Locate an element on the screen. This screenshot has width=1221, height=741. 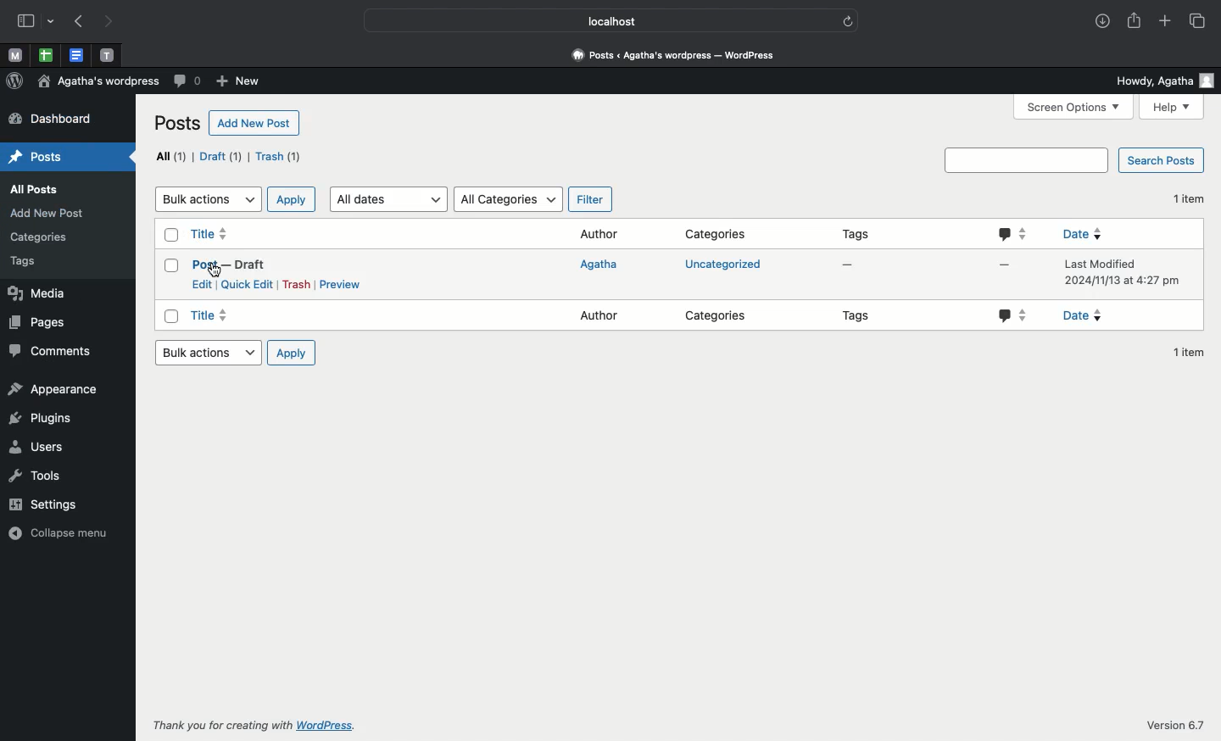
1 item is located at coordinates (1190, 352).